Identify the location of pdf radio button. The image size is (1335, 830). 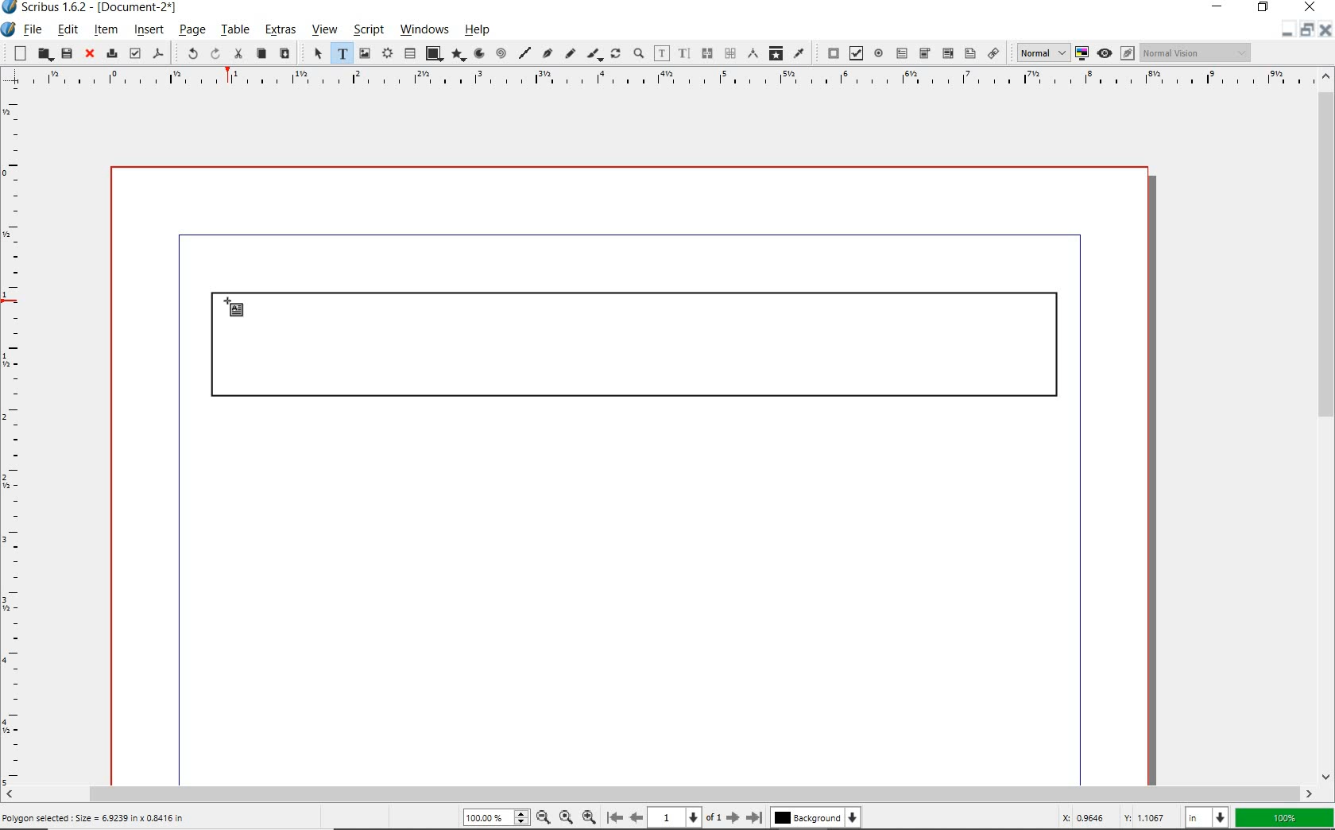
(878, 53).